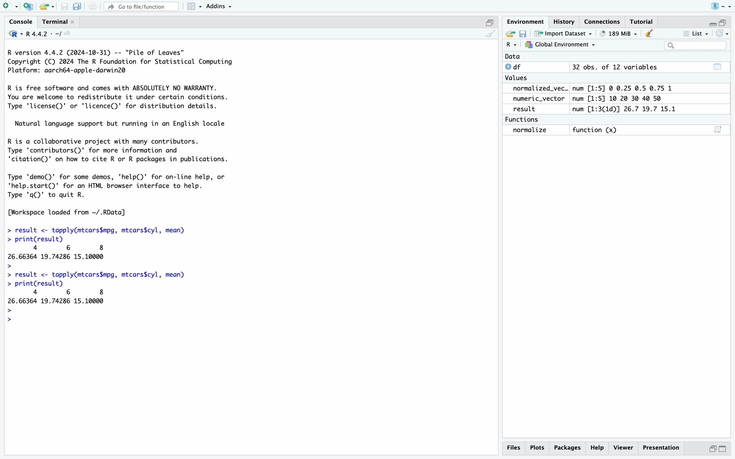 This screenshot has width=735, height=459. I want to click on Save, so click(65, 6).